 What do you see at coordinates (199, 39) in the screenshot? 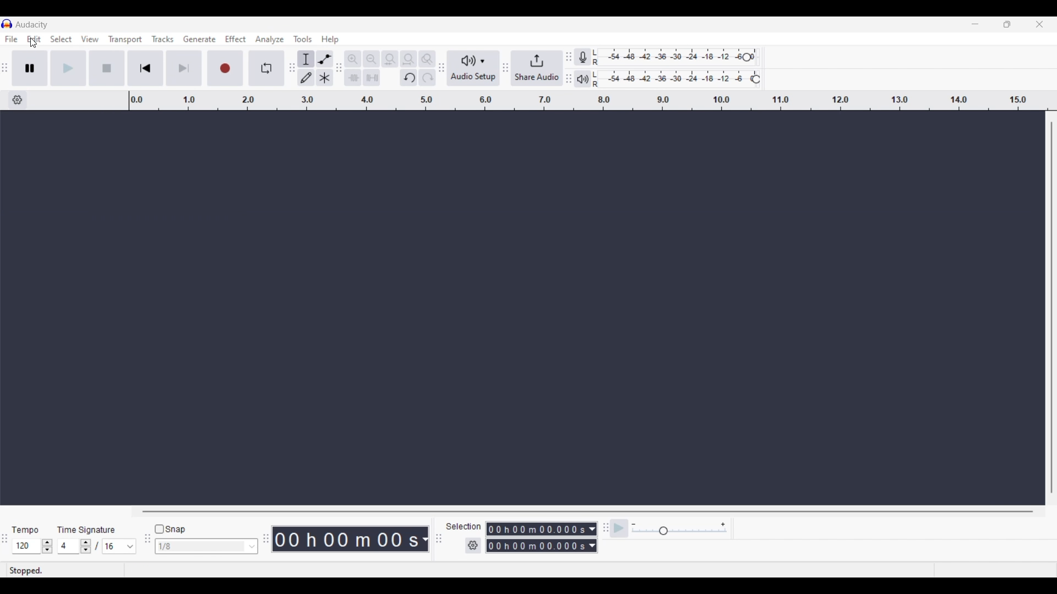
I see `Generate menu` at bounding box center [199, 39].